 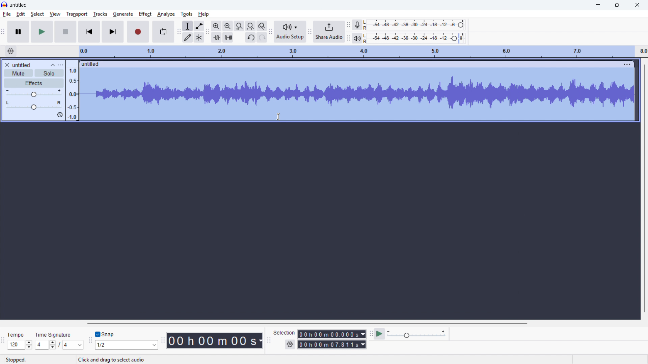 I want to click on Horizontal scroll bar , so click(x=306, y=324).